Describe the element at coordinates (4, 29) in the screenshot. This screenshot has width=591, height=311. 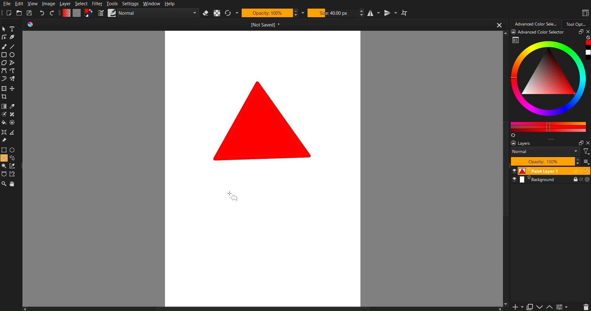
I see `Pointer` at that location.